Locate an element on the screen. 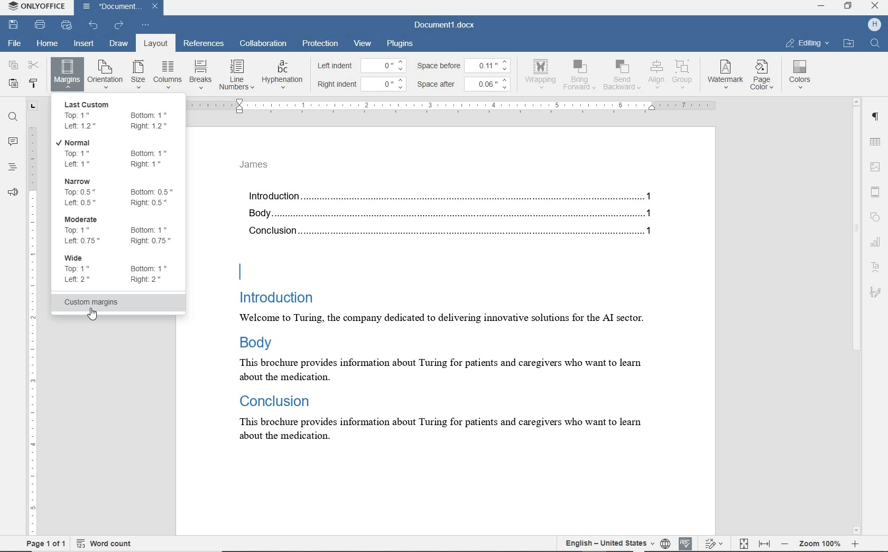 The height and width of the screenshot is (552, 888). table is located at coordinates (877, 142).